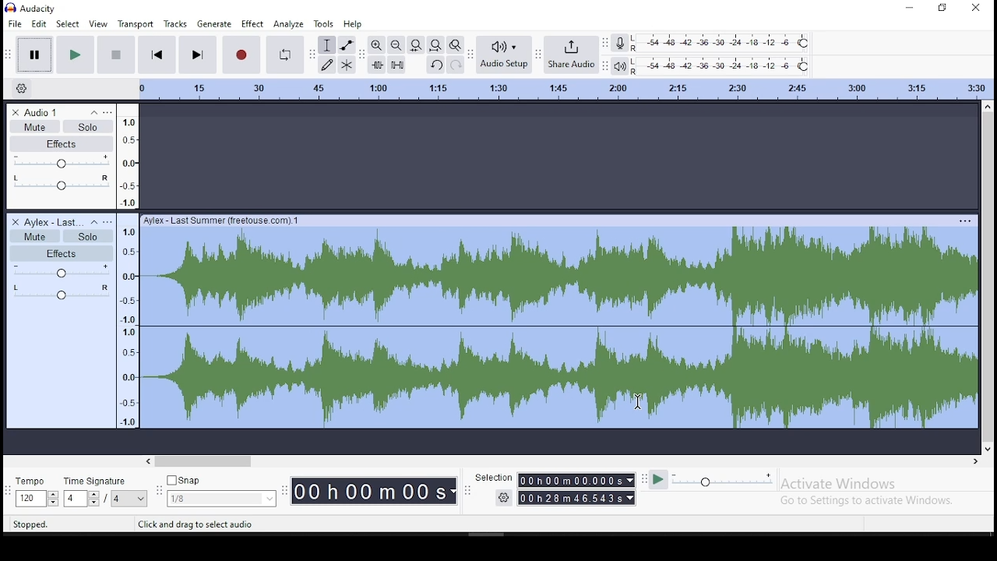 The height and width of the screenshot is (561, 997). I want to click on play, so click(76, 56).